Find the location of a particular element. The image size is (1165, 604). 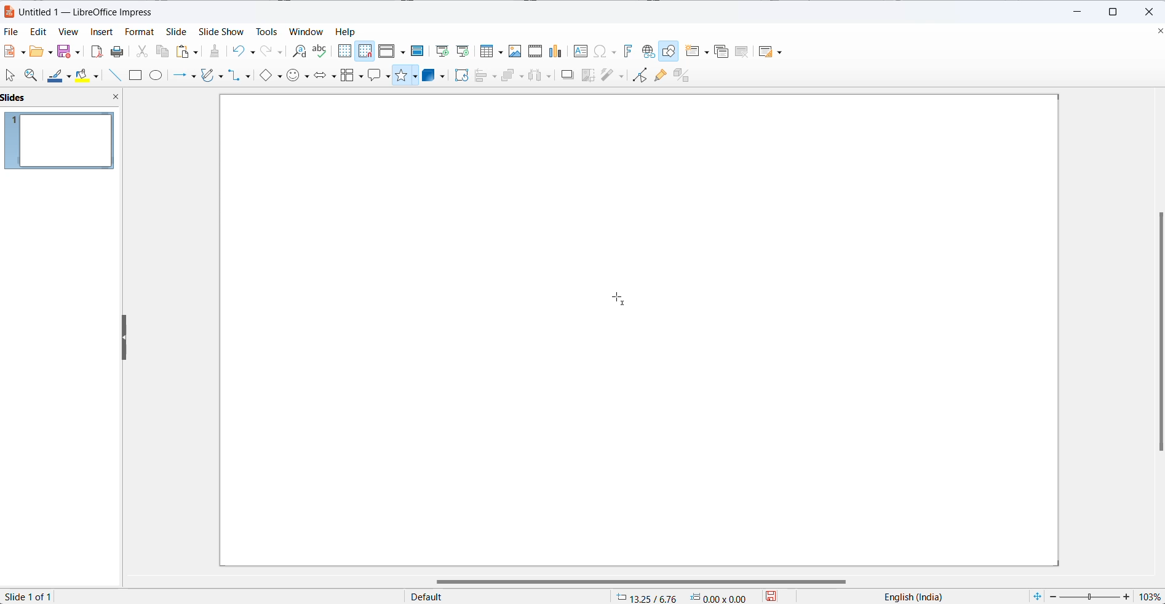

paste options is located at coordinates (188, 51).